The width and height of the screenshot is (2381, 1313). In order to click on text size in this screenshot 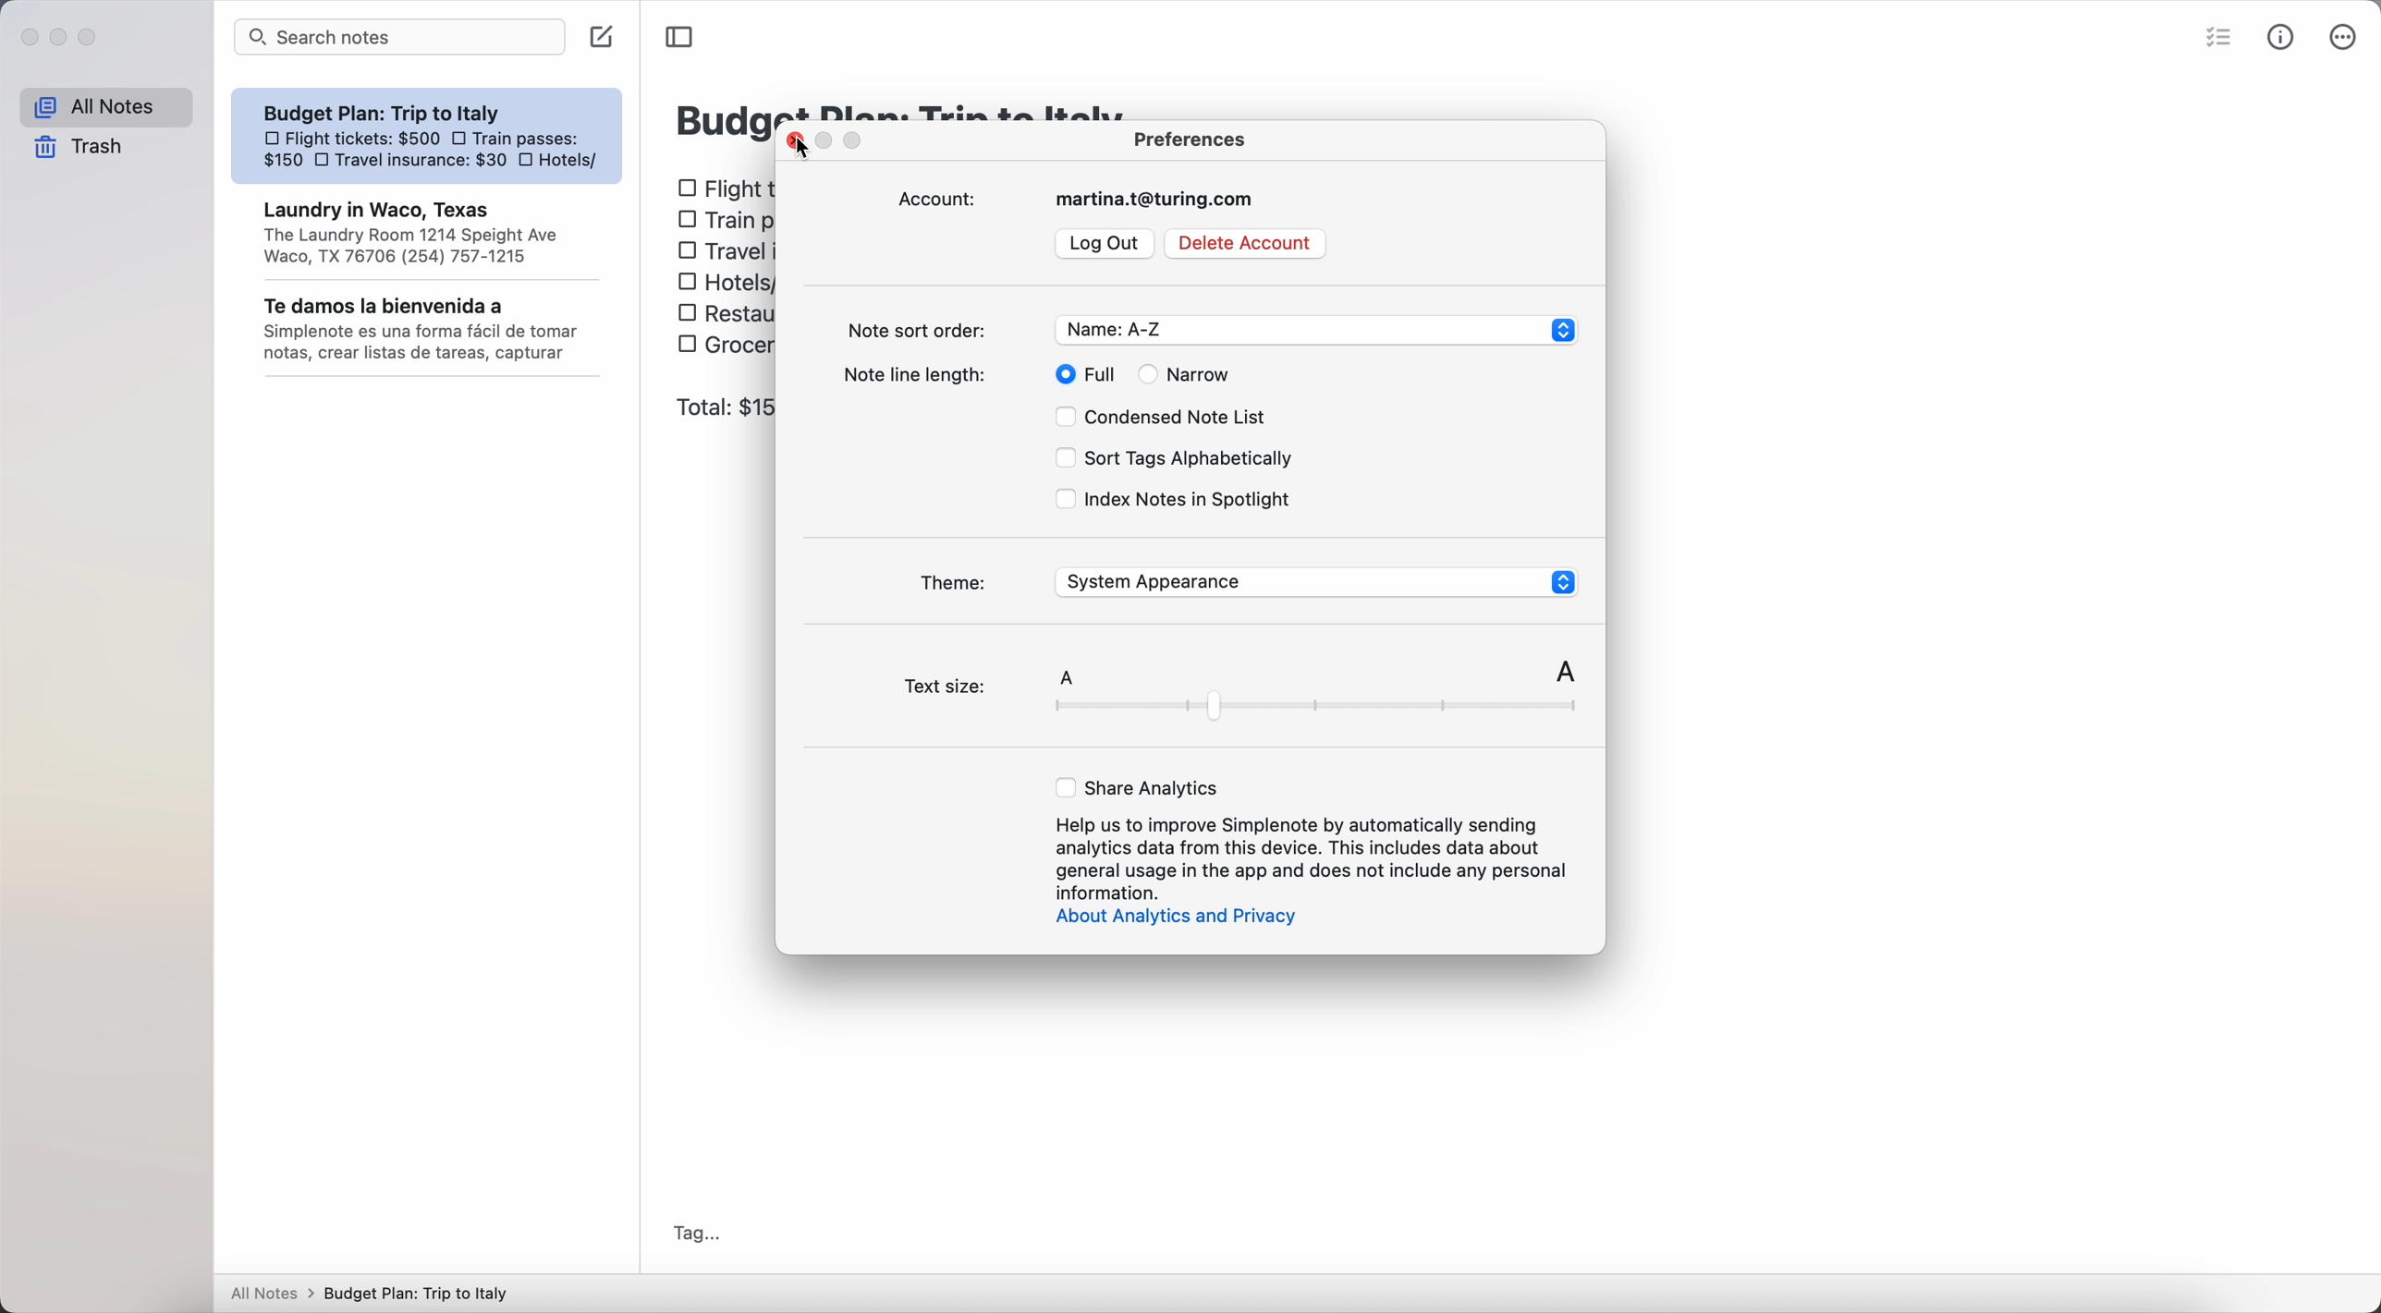, I will do `click(1237, 693)`.